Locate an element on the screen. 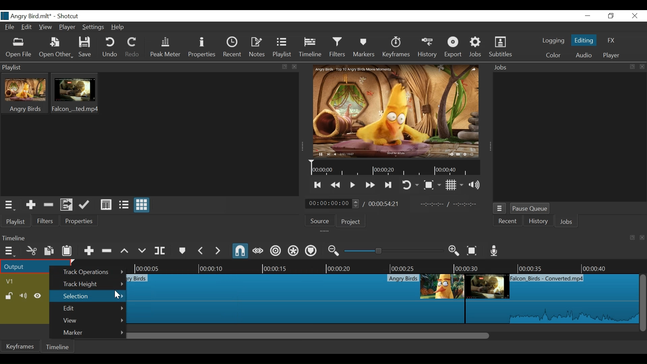 The width and height of the screenshot is (647, 364). Cut is located at coordinates (31, 251).